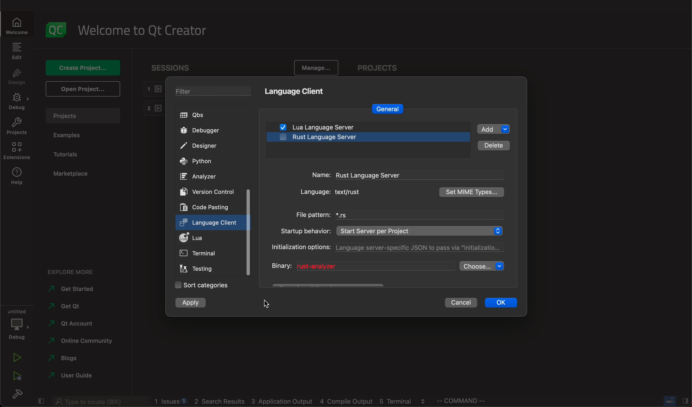  What do you see at coordinates (201, 284) in the screenshot?
I see `sort categories` at bounding box center [201, 284].